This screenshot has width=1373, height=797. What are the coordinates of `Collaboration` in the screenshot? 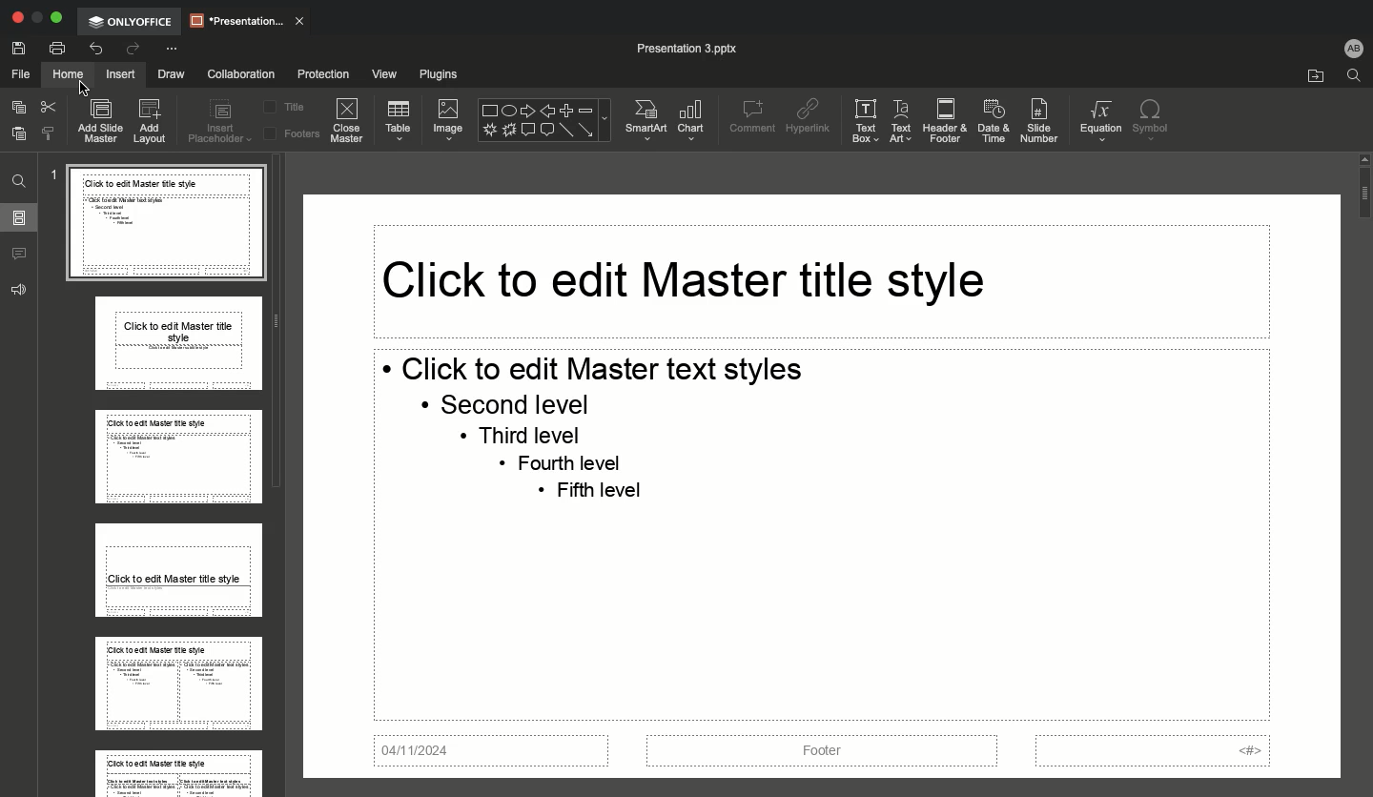 It's located at (239, 73).